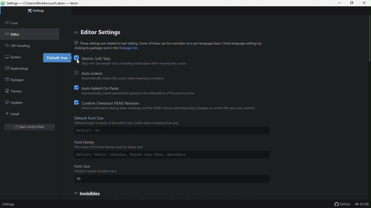 This screenshot has width=371, height=208. What do you see at coordinates (365, 4) in the screenshot?
I see `close` at bounding box center [365, 4].